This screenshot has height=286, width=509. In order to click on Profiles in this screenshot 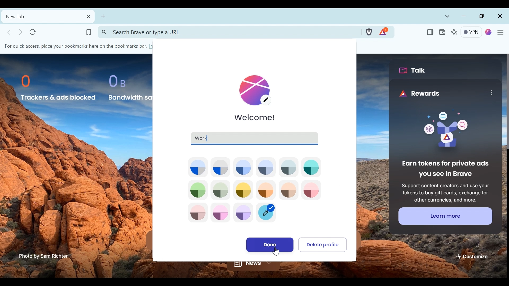, I will do `click(489, 33)`.